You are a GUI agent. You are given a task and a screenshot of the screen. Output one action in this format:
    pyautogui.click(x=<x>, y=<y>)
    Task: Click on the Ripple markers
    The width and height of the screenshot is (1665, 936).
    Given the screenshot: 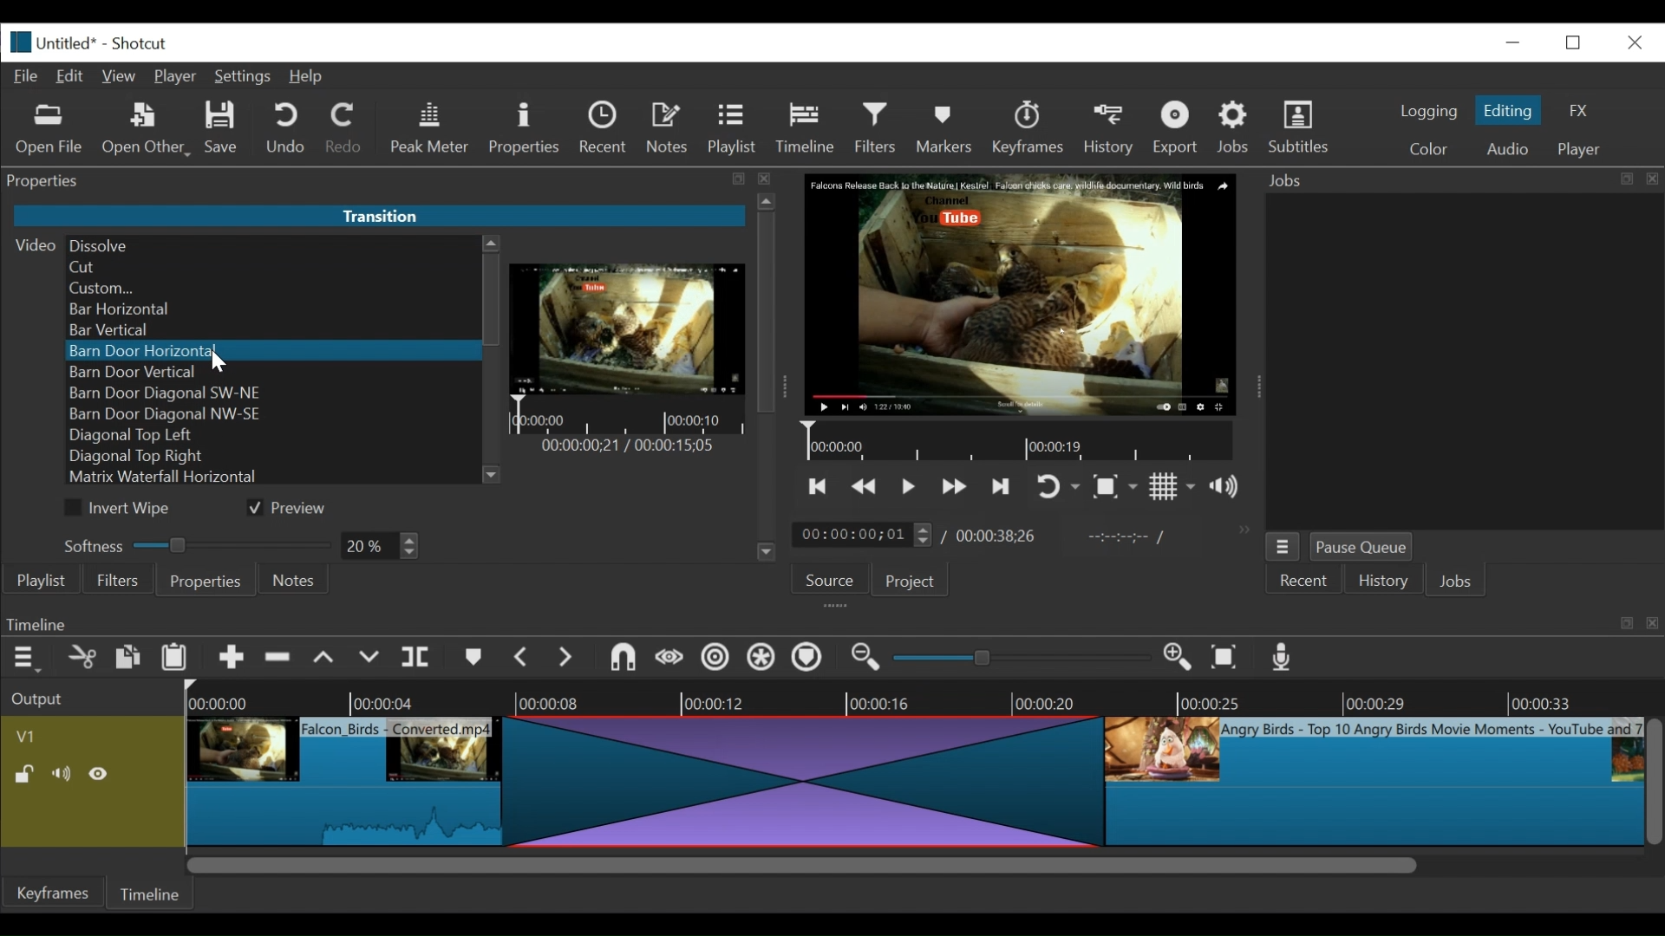 What is the action you would take?
    pyautogui.click(x=811, y=660)
    